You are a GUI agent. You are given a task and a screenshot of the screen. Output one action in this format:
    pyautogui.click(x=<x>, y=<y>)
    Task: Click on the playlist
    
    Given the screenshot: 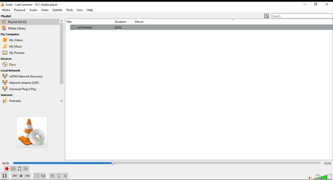 What is the action you would take?
    pyautogui.click(x=11, y=16)
    